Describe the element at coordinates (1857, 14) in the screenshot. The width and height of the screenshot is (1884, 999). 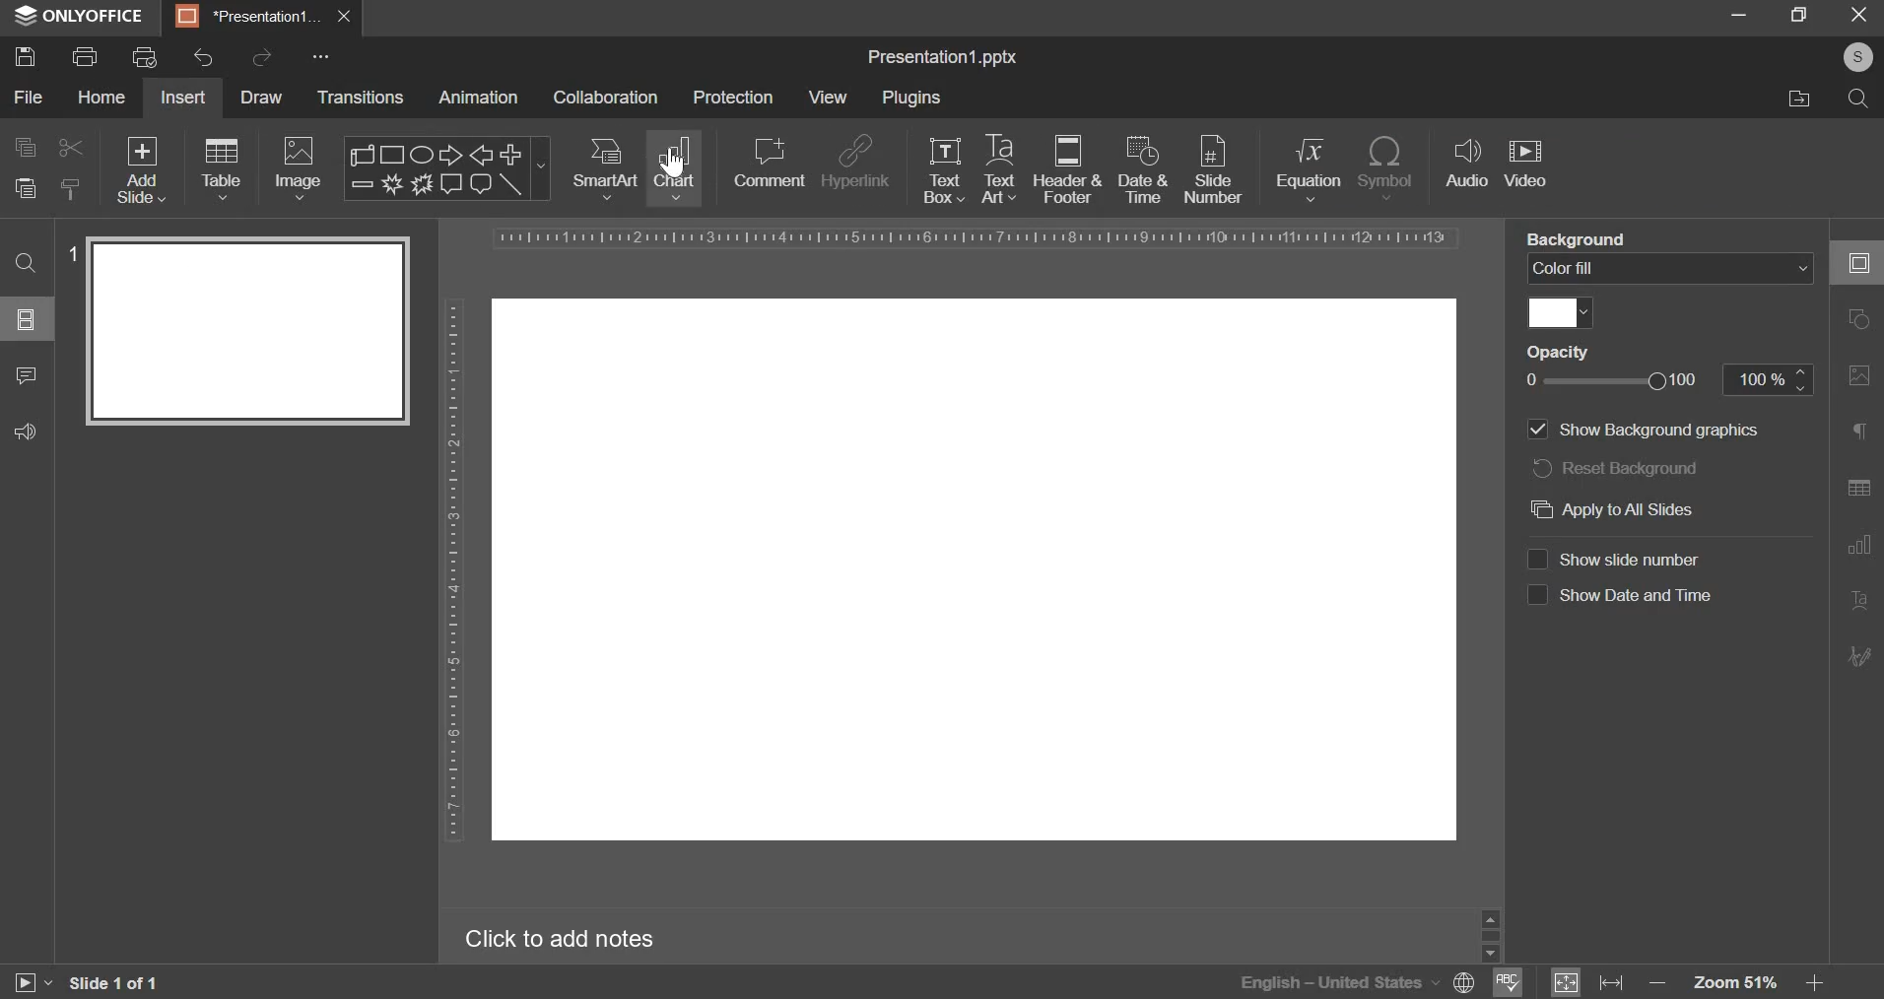
I see `exit` at that location.